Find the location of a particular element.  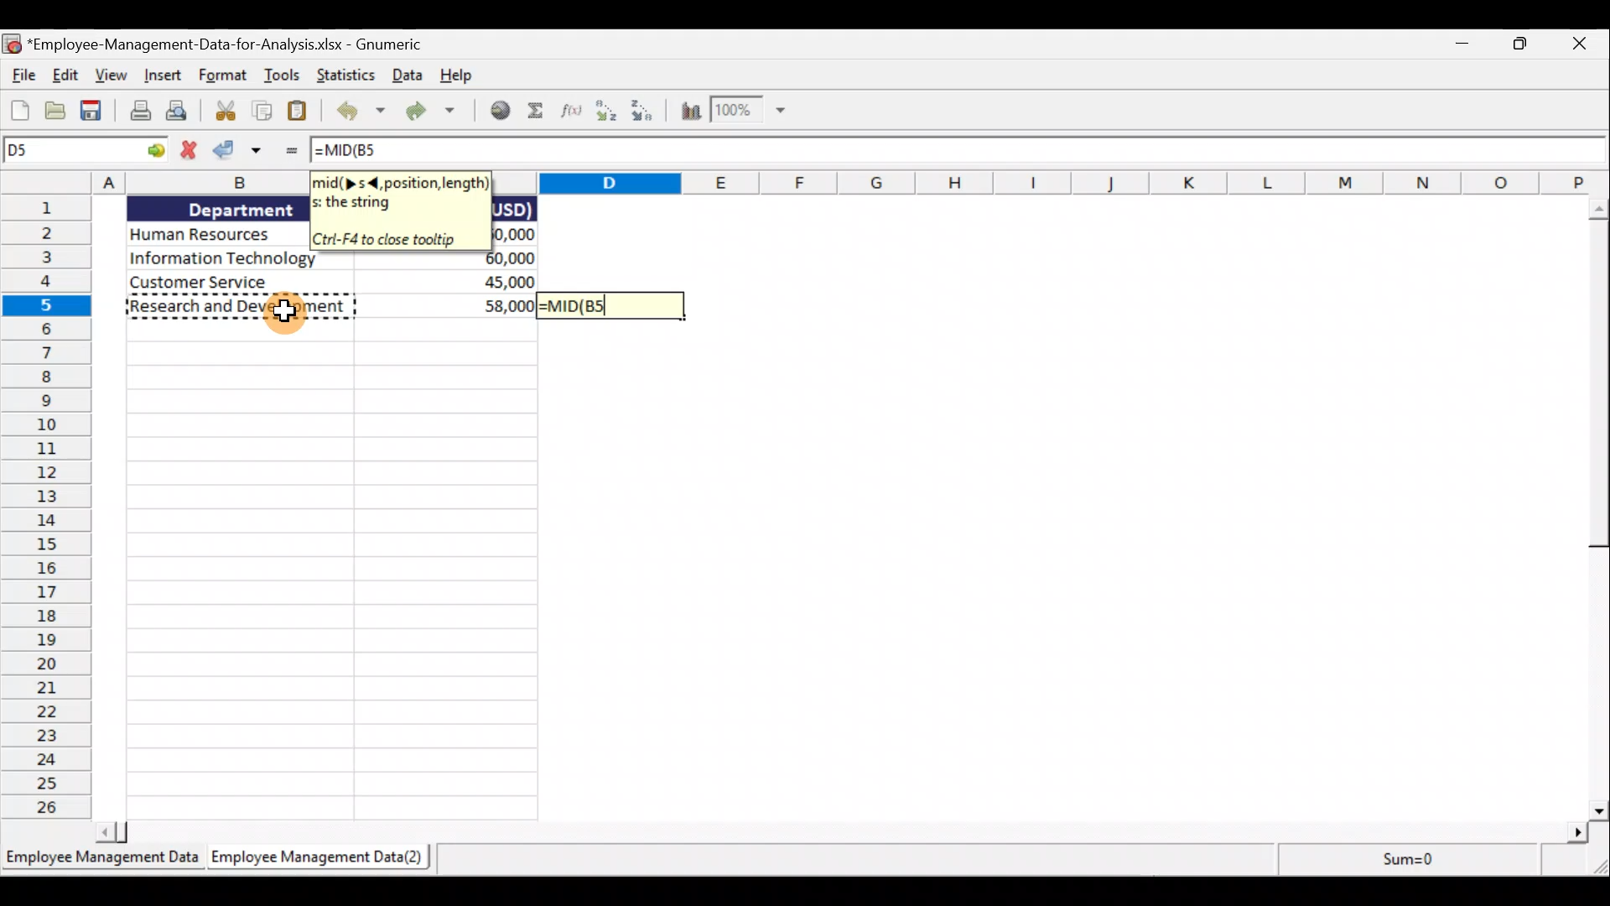

cursor is located at coordinates (288, 307).